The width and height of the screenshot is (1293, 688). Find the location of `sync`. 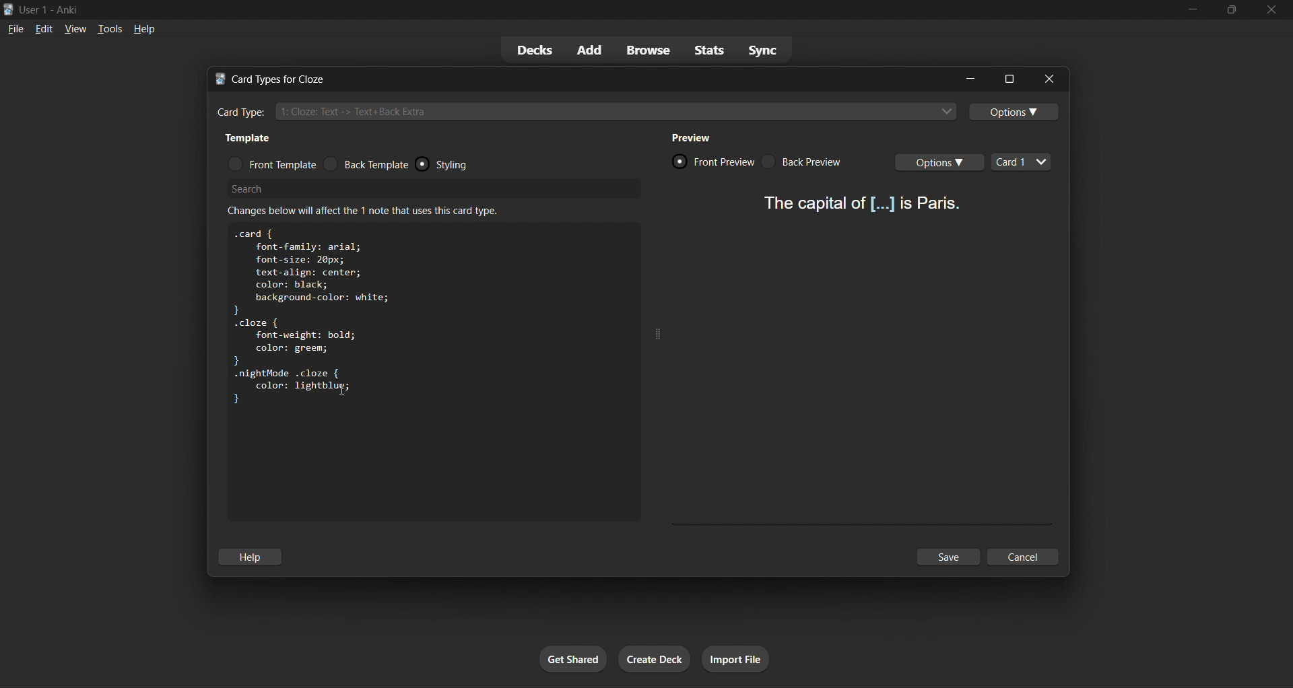

sync is located at coordinates (772, 48).